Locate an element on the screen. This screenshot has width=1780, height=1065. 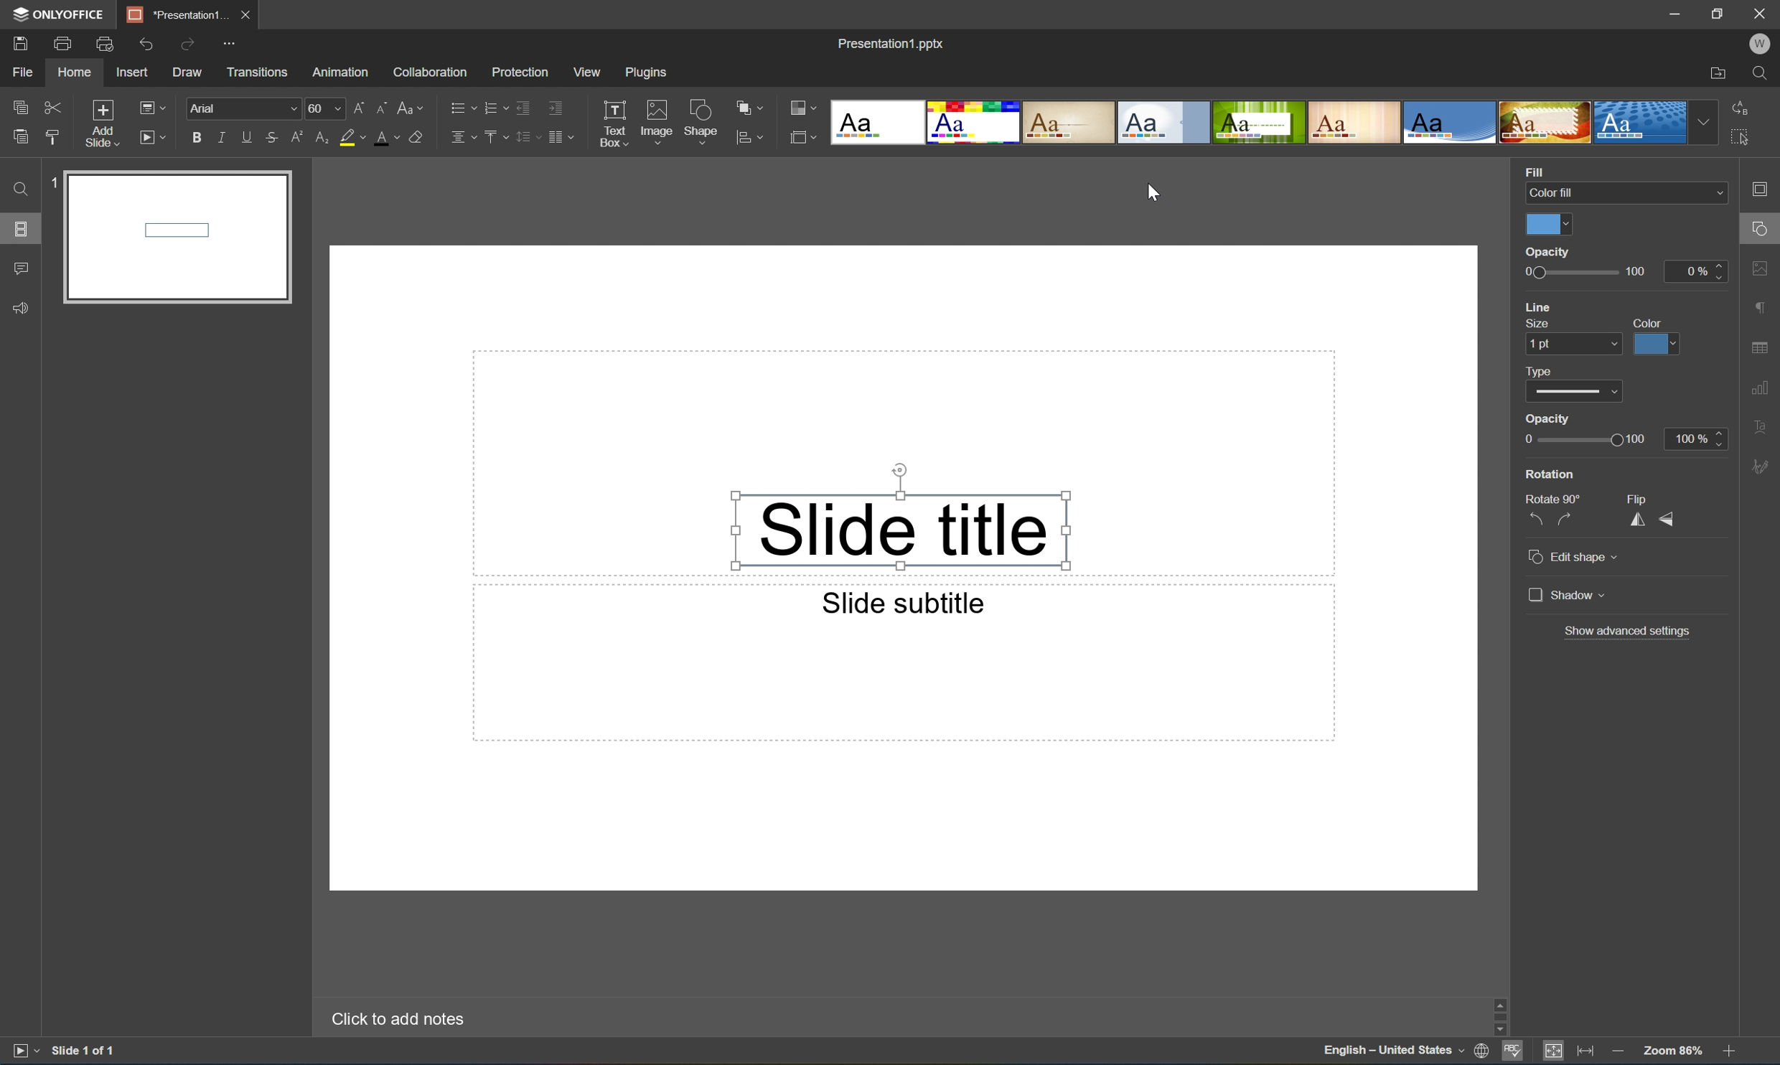
Numbering is located at coordinates (491, 106).